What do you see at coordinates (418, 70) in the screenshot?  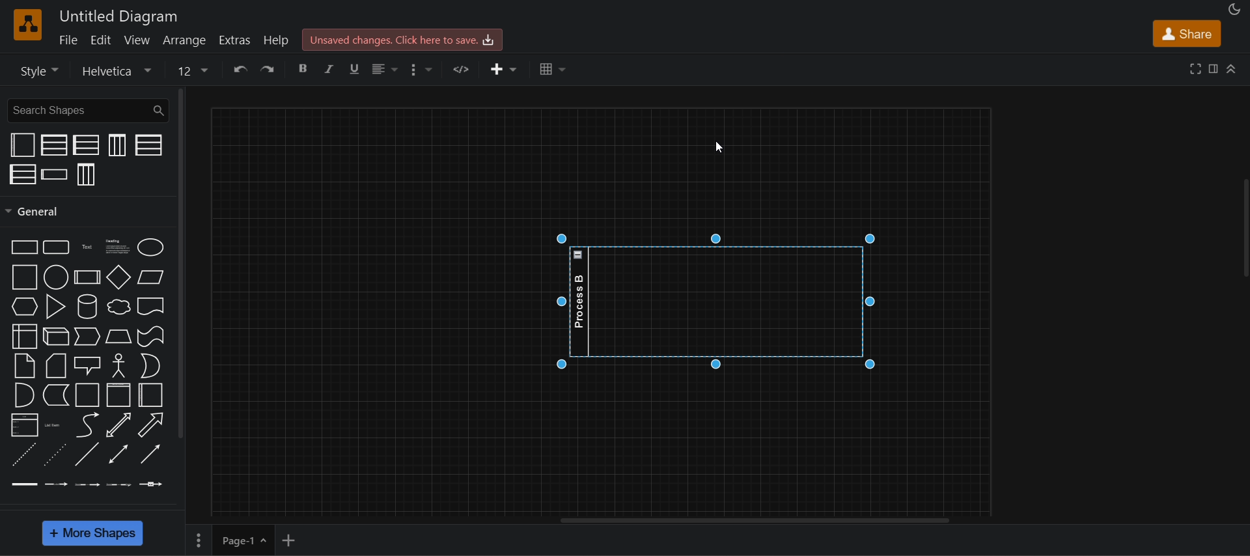 I see `options` at bounding box center [418, 70].